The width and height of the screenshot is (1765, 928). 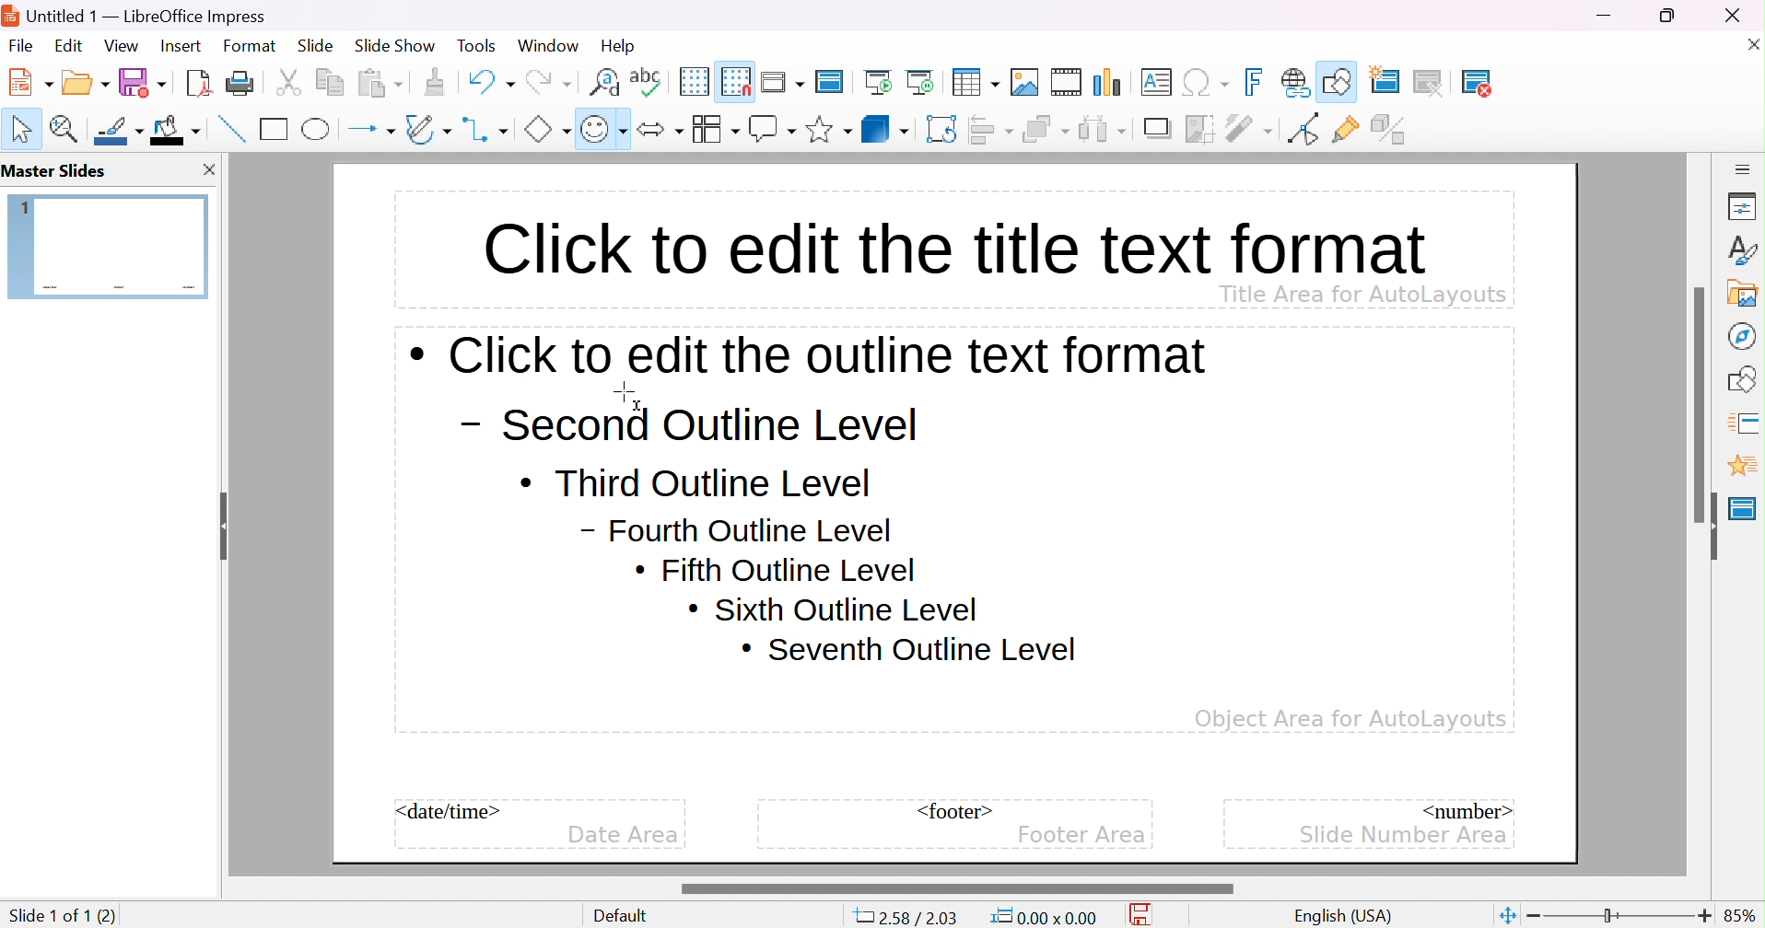 What do you see at coordinates (380, 81) in the screenshot?
I see `paste` at bounding box center [380, 81].